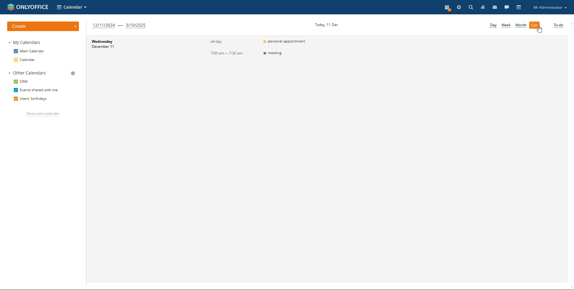 This screenshot has width=574, height=290. Describe the element at coordinates (120, 26) in the screenshot. I see `next 3 months` at that location.